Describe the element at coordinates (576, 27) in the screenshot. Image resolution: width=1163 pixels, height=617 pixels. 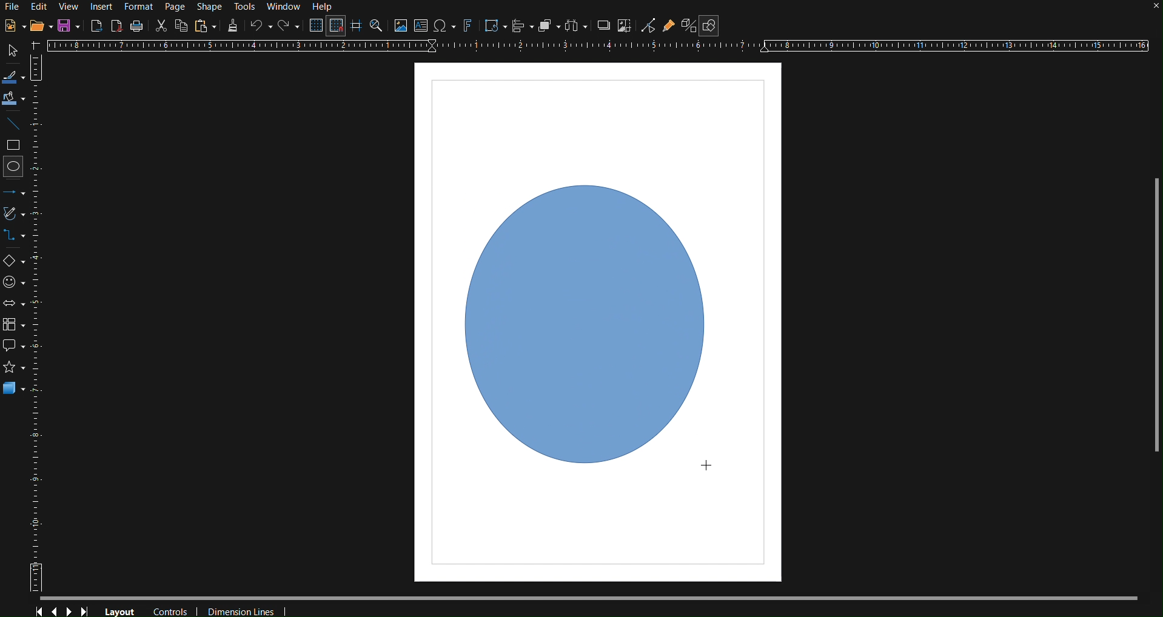
I see `Select objects to distribute` at that location.